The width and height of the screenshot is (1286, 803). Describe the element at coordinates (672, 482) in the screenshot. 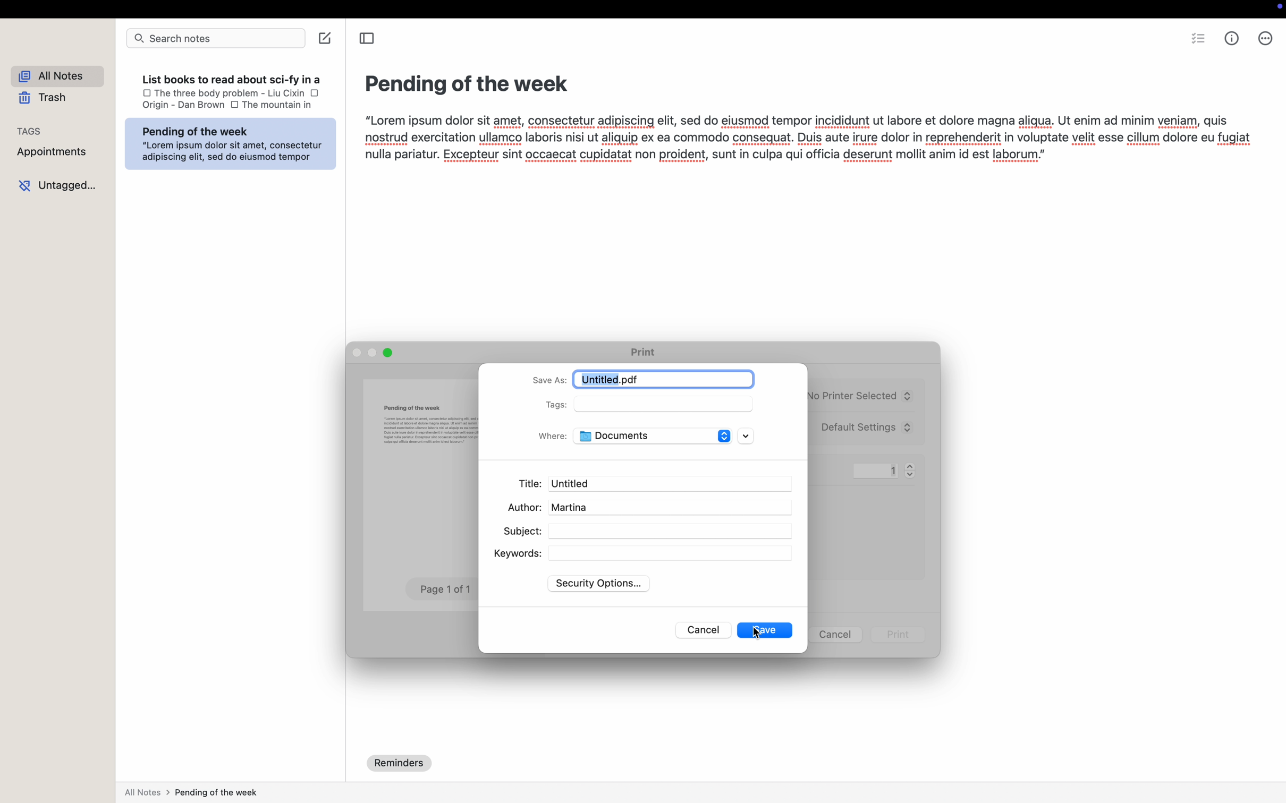

I see `Untitled` at that location.